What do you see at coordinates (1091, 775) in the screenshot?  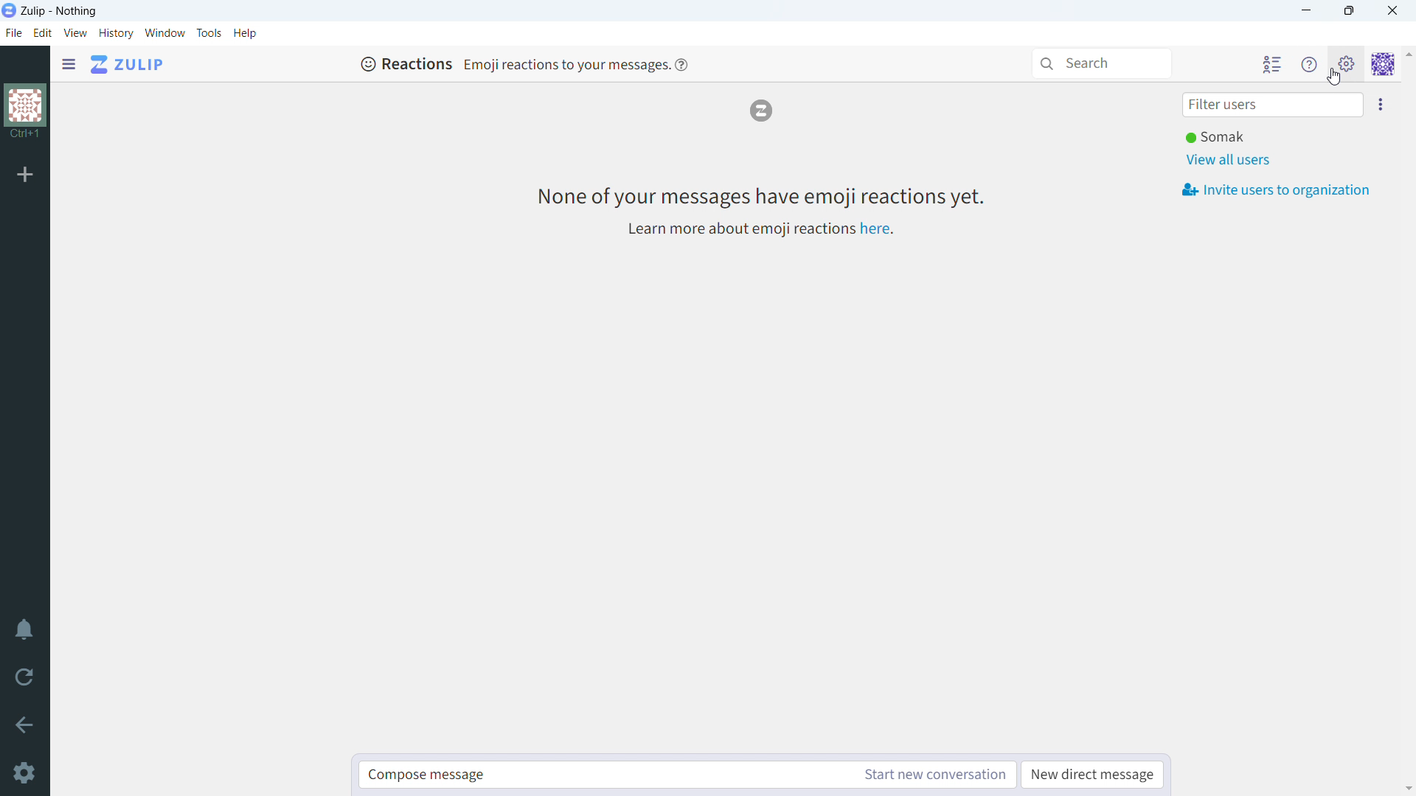 I see `new direct message` at bounding box center [1091, 775].